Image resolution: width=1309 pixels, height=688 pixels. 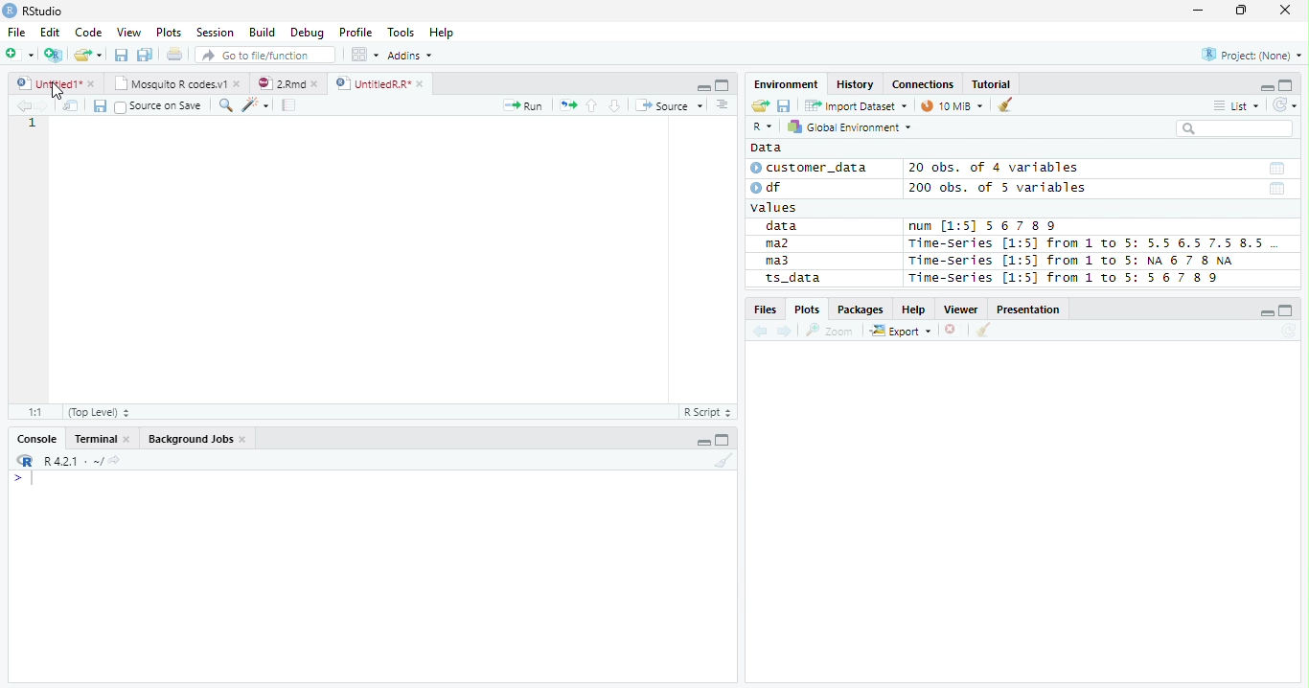 I want to click on Maximize, so click(x=724, y=441).